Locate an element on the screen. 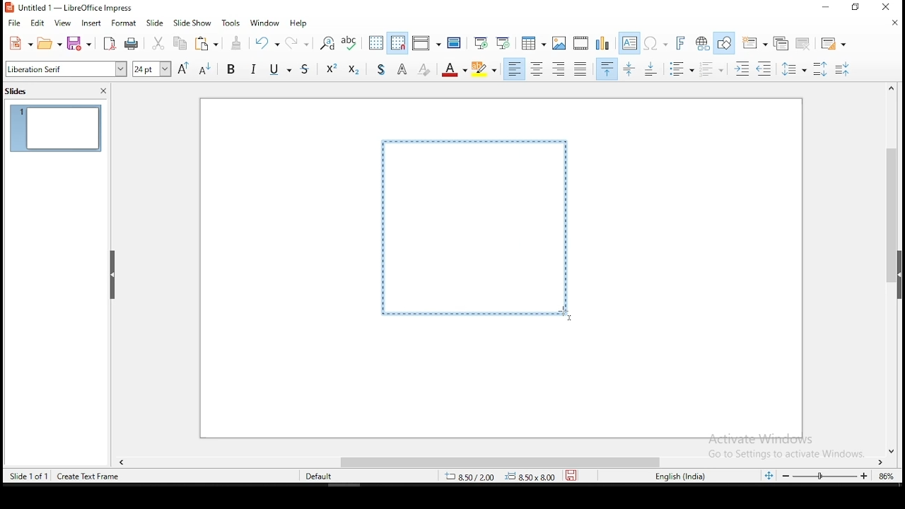 Image resolution: width=905 pixels, height=509 pixels. toggle ordered list is located at coordinates (710, 69).